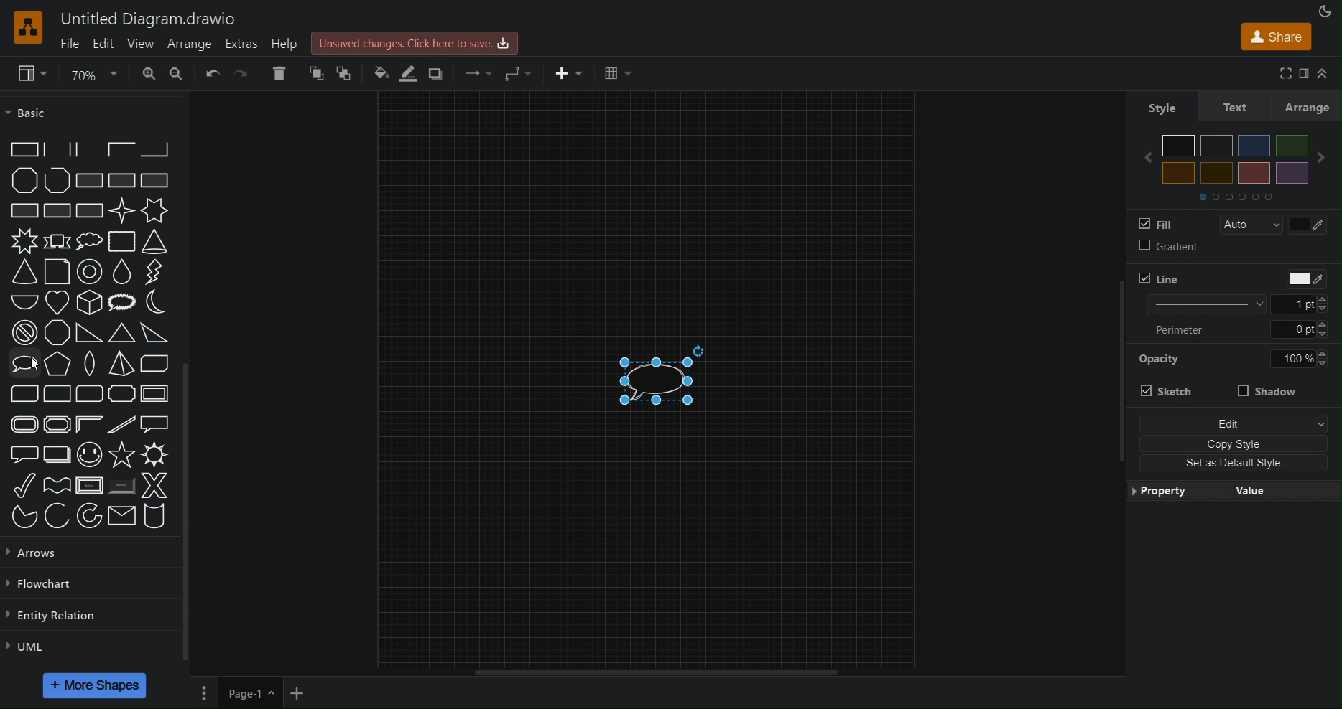 The width and height of the screenshot is (1342, 709). What do you see at coordinates (1233, 166) in the screenshot?
I see `colors` at bounding box center [1233, 166].